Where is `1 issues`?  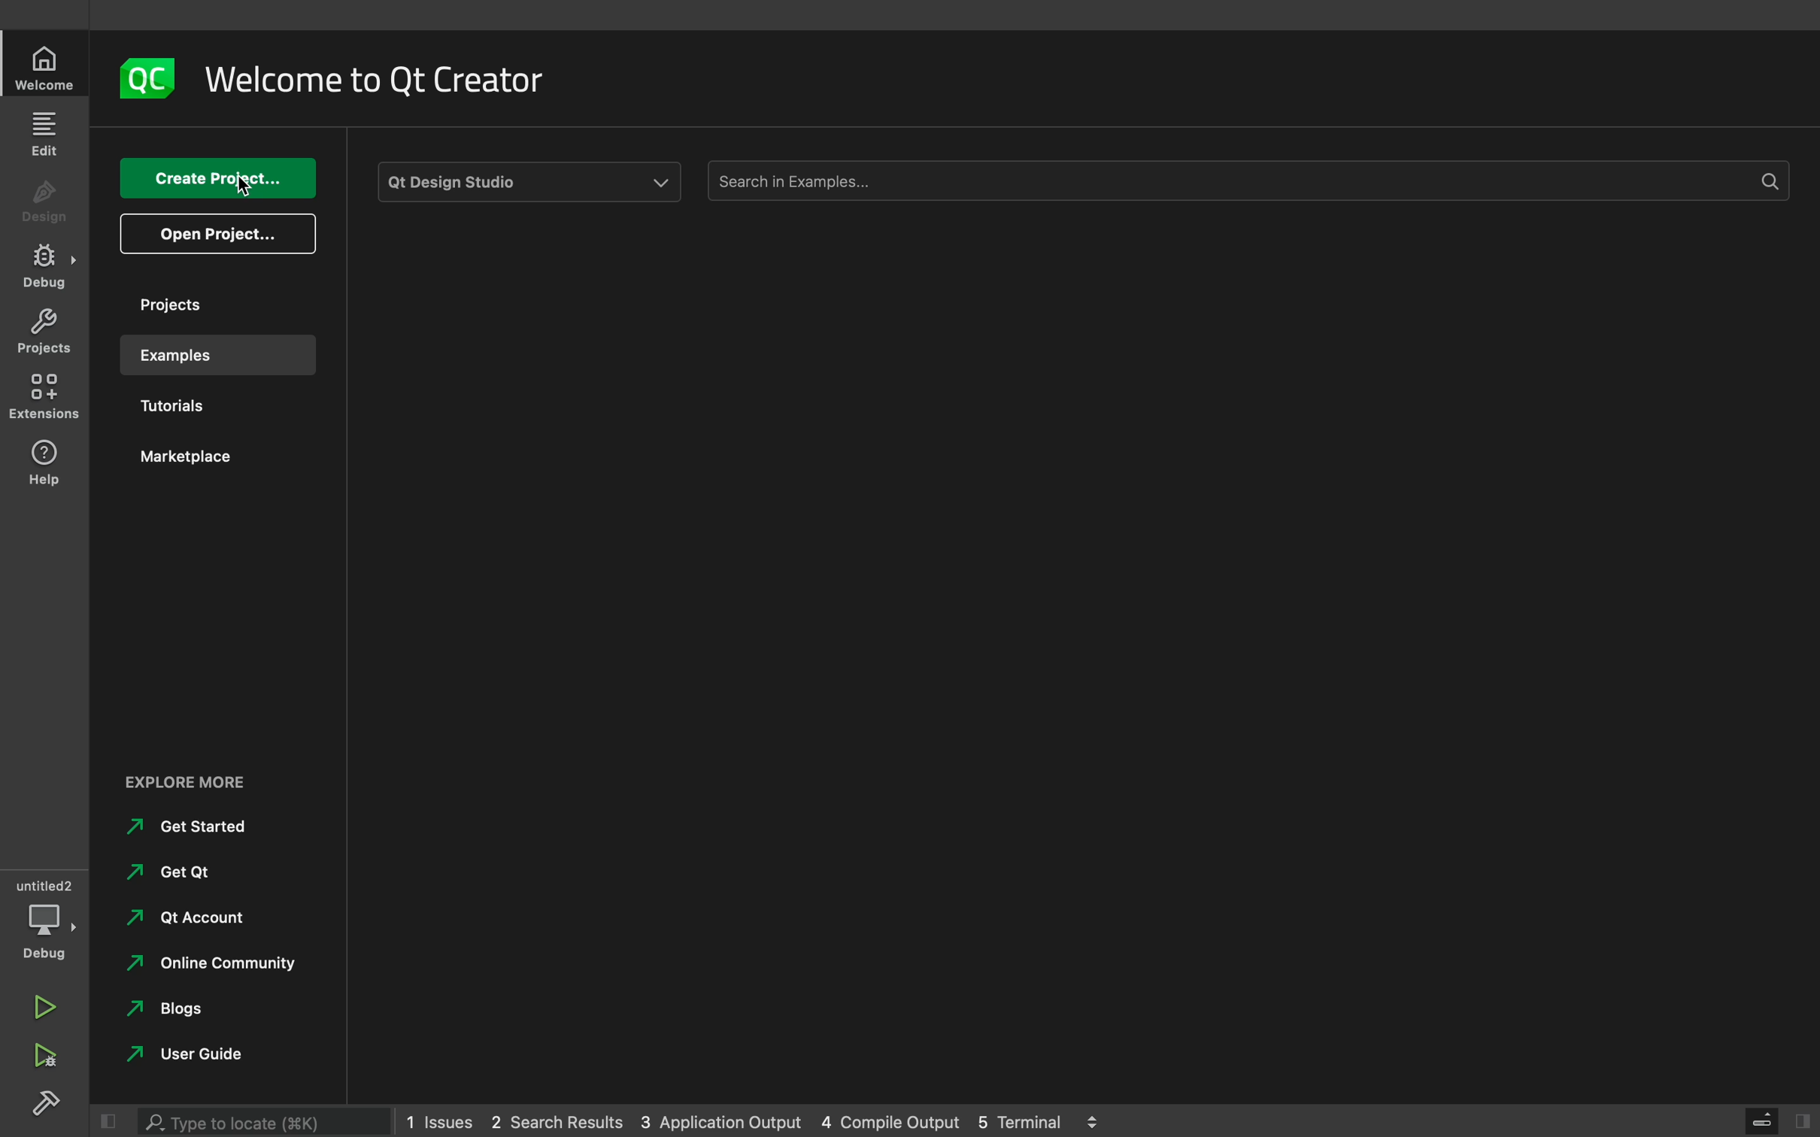
1 issues is located at coordinates (439, 1118).